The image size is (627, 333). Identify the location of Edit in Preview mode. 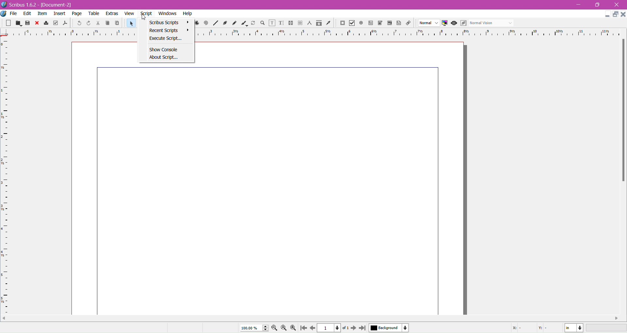
(463, 23).